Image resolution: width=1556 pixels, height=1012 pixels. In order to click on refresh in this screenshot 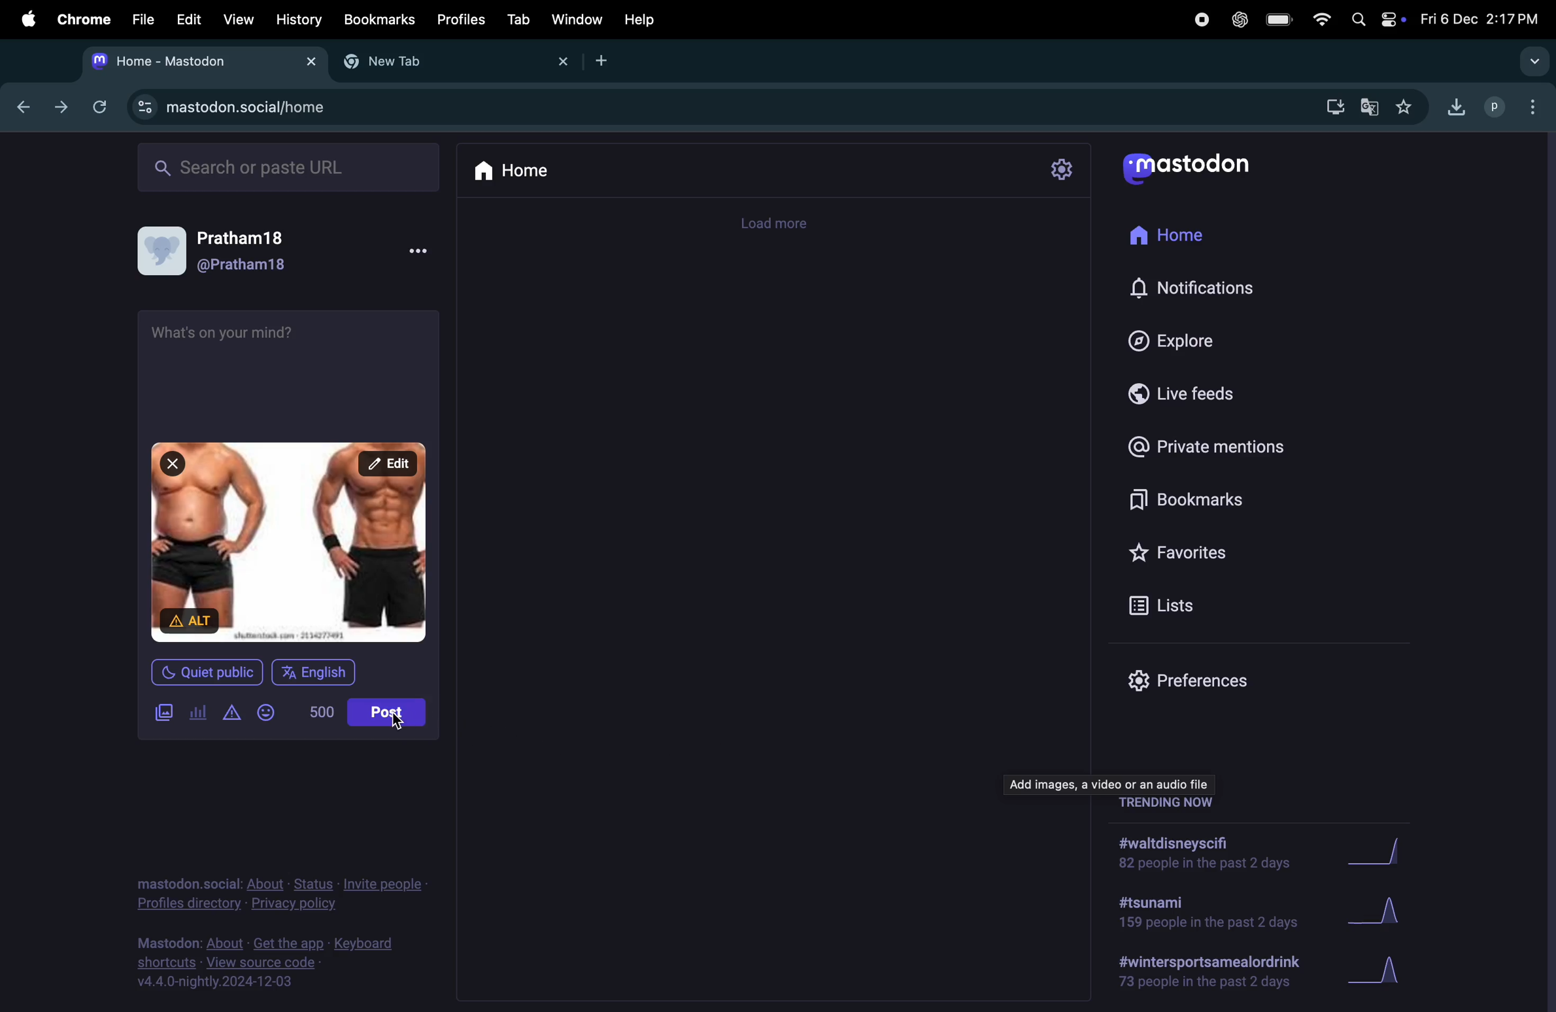, I will do `click(97, 105)`.